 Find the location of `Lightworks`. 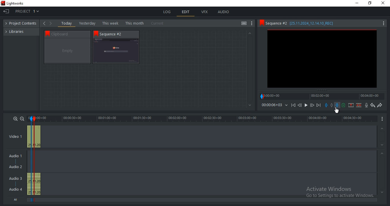

Lightworks is located at coordinates (15, 3).